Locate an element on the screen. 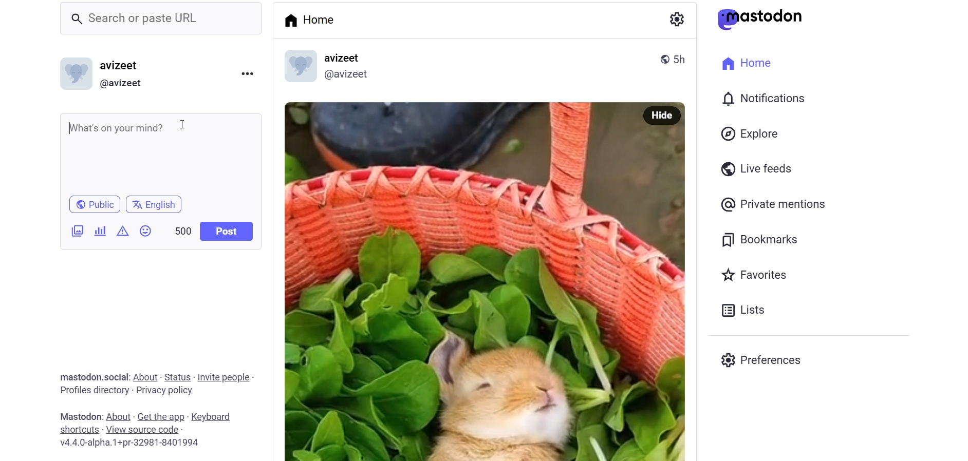 This screenshot has height=461, width=968. poll is located at coordinates (101, 231).